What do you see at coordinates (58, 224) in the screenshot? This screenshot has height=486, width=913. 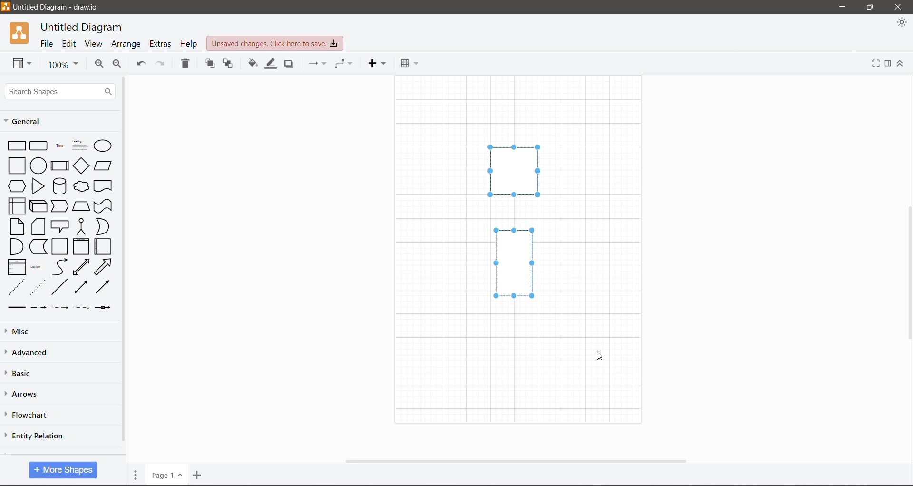 I see `Shapes available in General` at bounding box center [58, 224].